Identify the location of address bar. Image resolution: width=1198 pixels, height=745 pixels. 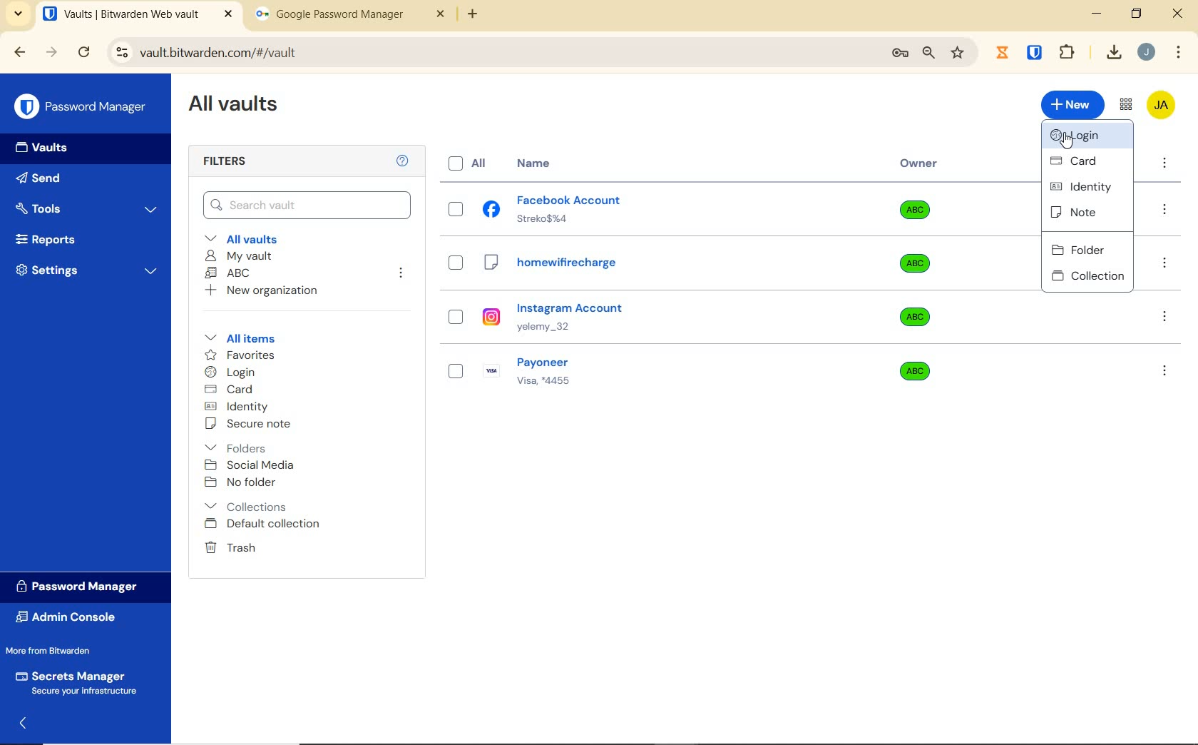
(491, 54).